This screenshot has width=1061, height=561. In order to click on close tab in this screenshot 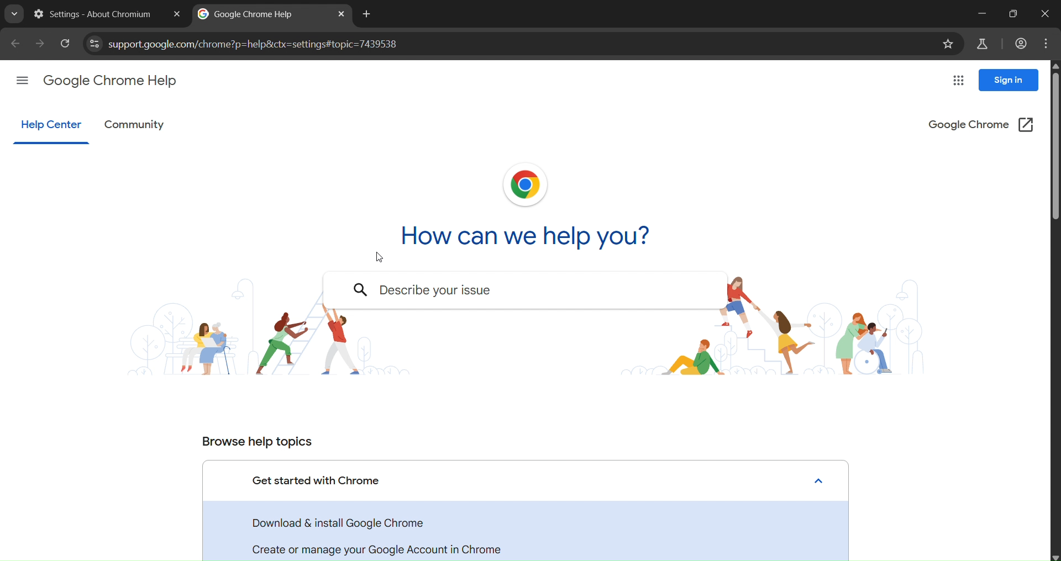, I will do `click(176, 14)`.